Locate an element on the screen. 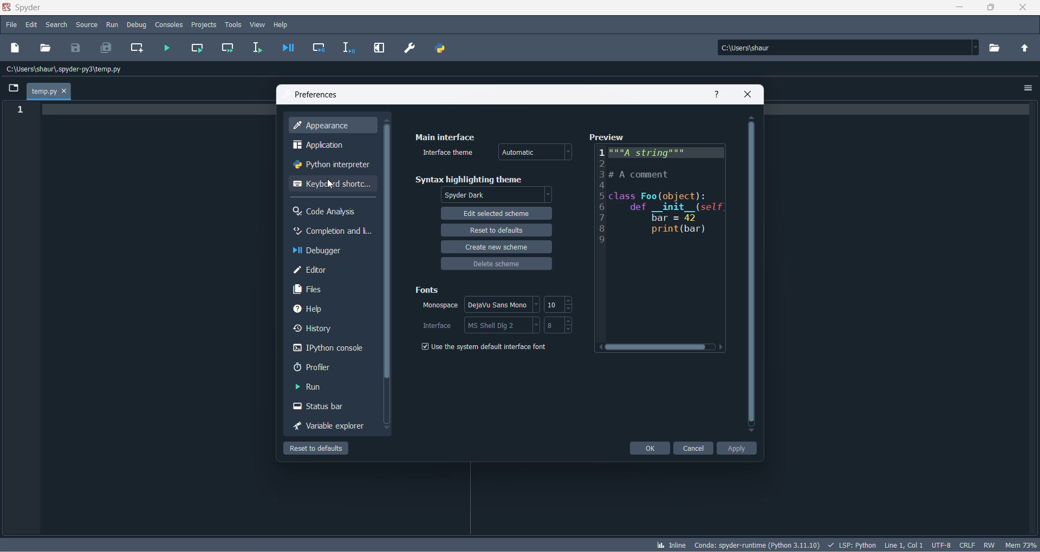 This screenshot has width=1040, height=552. view is located at coordinates (258, 25).